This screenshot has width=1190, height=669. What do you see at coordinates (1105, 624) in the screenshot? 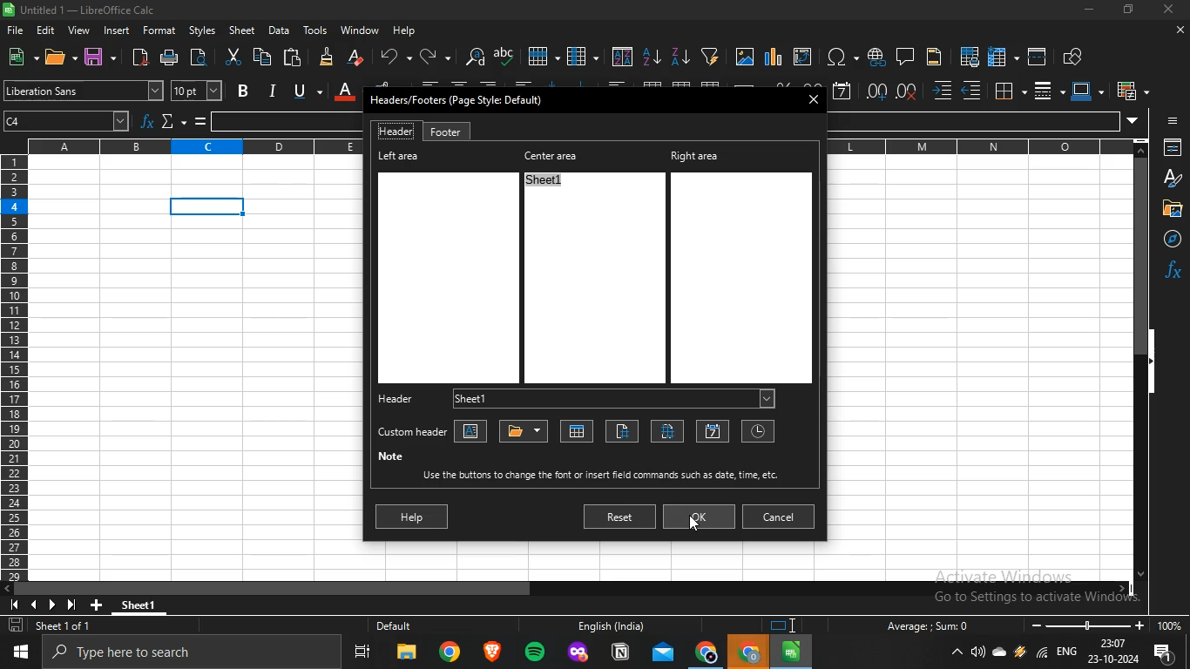
I see `oom` at bounding box center [1105, 624].